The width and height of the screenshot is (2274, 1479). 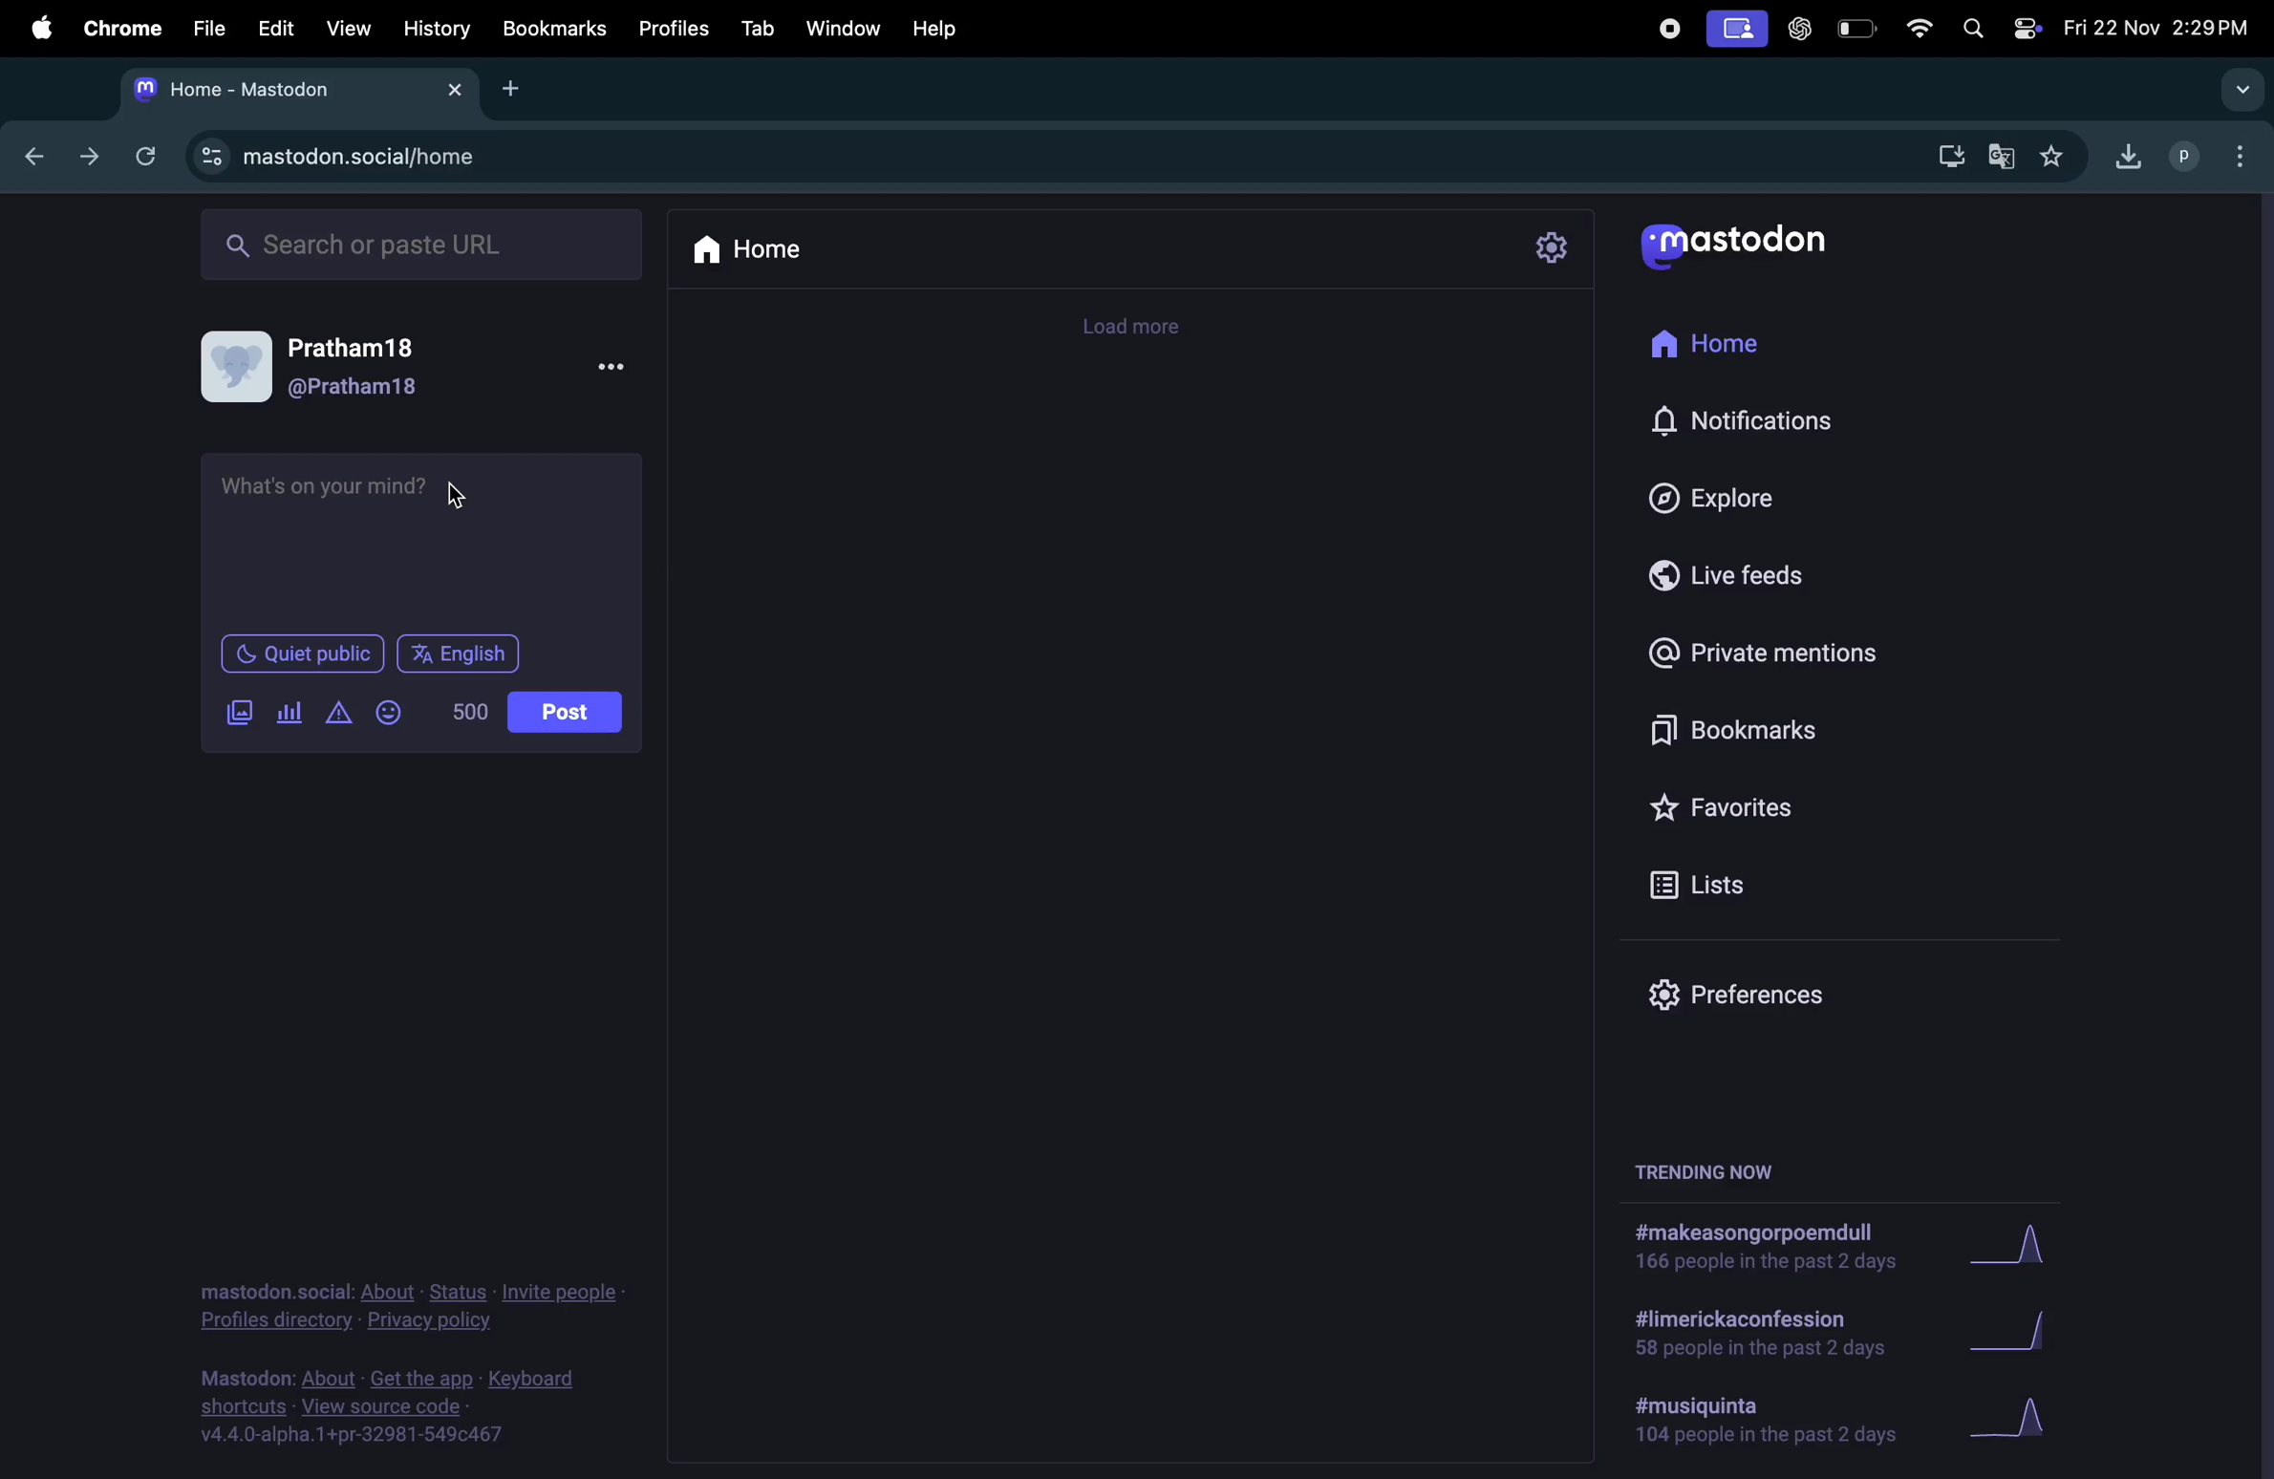 What do you see at coordinates (841, 26) in the screenshot?
I see `window` at bounding box center [841, 26].